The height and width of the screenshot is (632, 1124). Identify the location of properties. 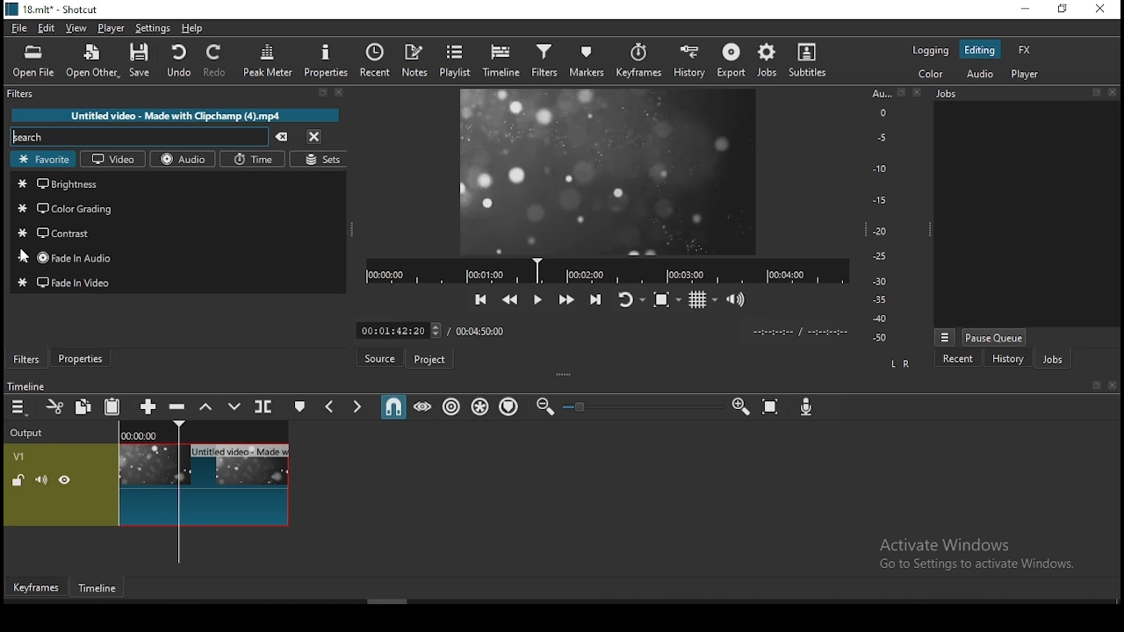
(324, 61).